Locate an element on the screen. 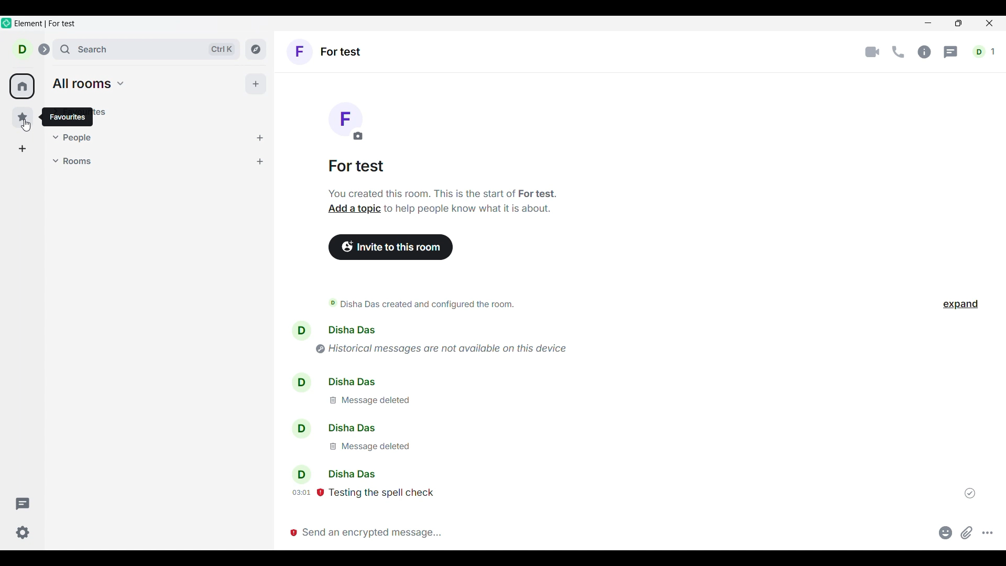  Expand is located at coordinates (44, 49).